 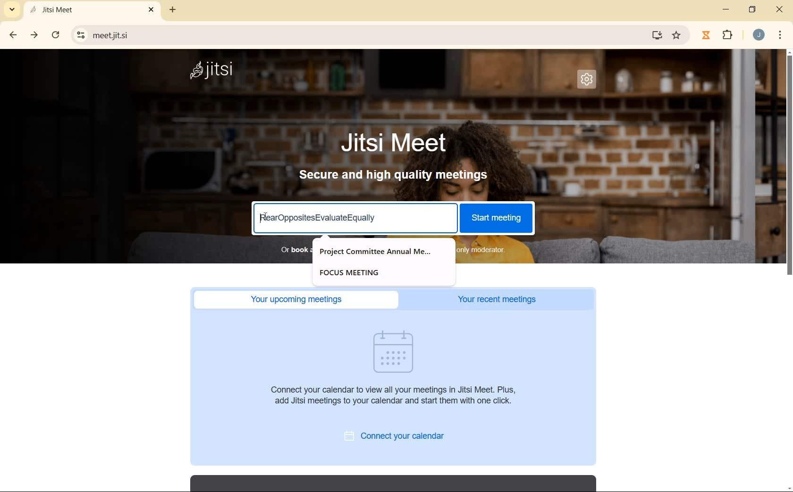 I want to click on secure and high quality meetings, so click(x=398, y=178).